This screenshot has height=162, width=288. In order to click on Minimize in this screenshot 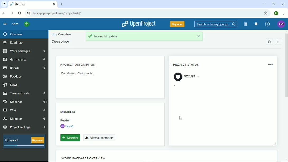, I will do `click(264, 4)`.